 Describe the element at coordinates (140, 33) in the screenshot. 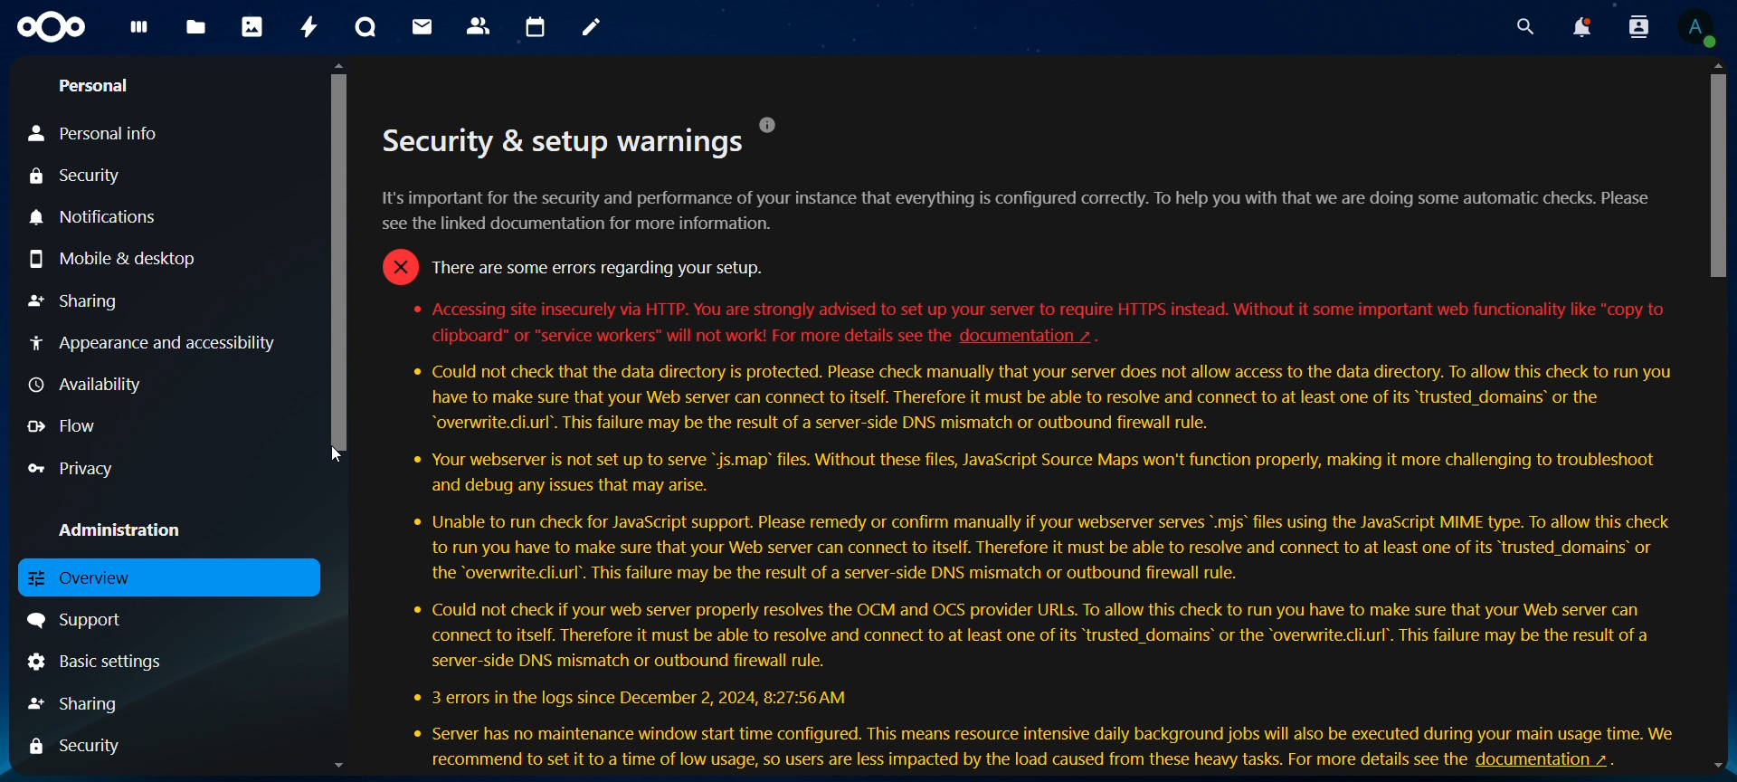

I see `dashboard` at that location.